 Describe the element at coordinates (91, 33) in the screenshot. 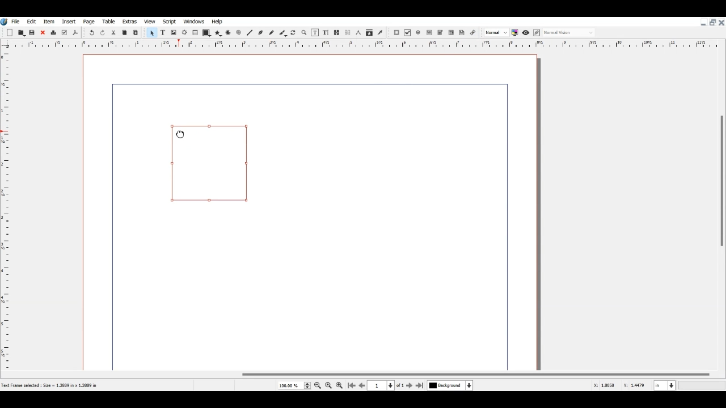

I see `Undo` at that location.